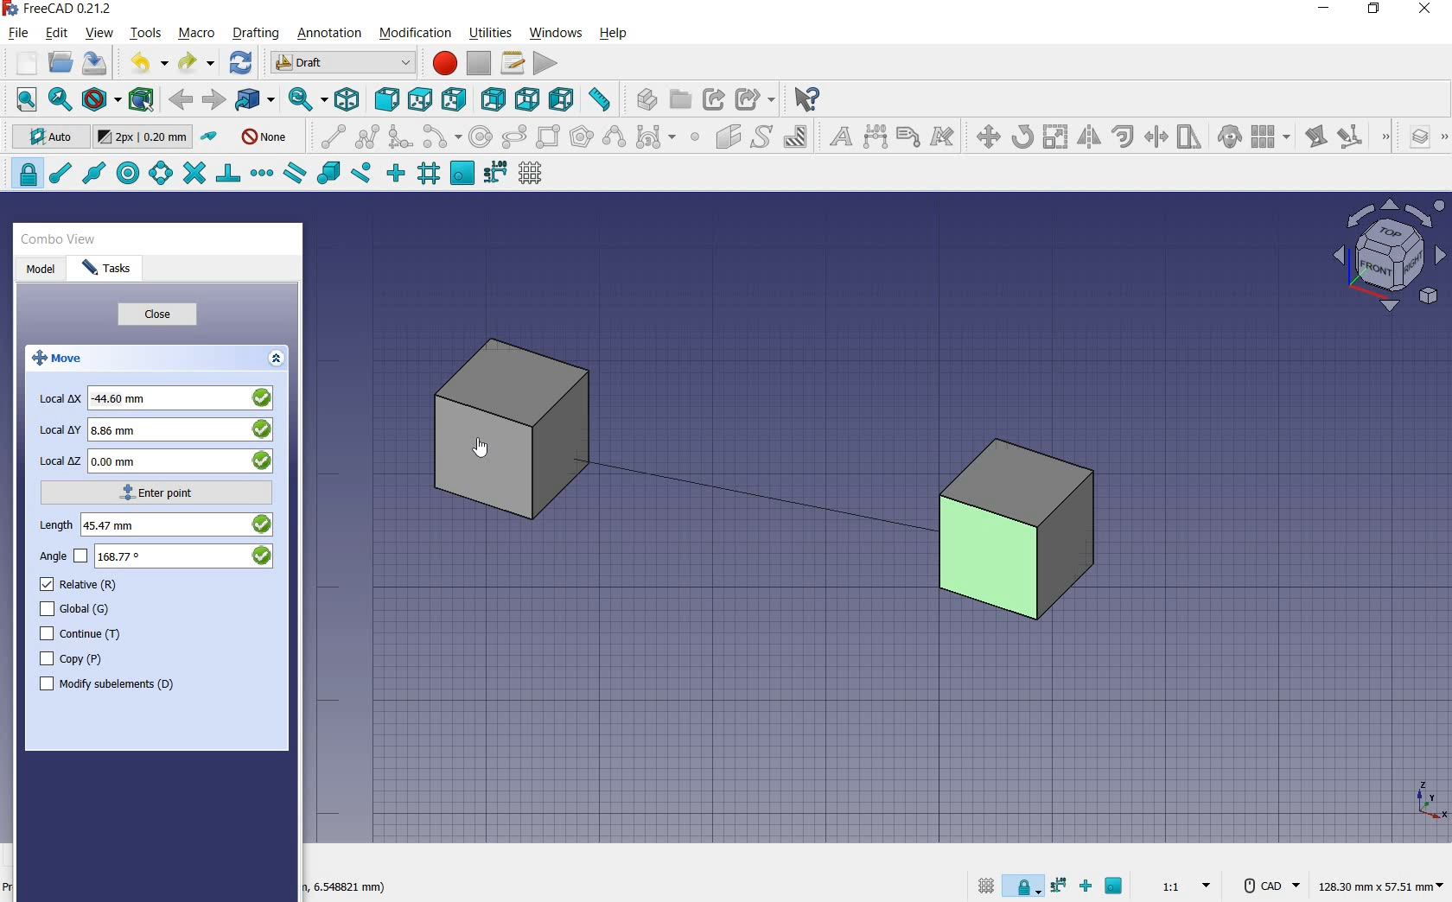 This screenshot has width=1452, height=902. What do you see at coordinates (196, 35) in the screenshot?
I see `macro` at bounding box center [196, 35].